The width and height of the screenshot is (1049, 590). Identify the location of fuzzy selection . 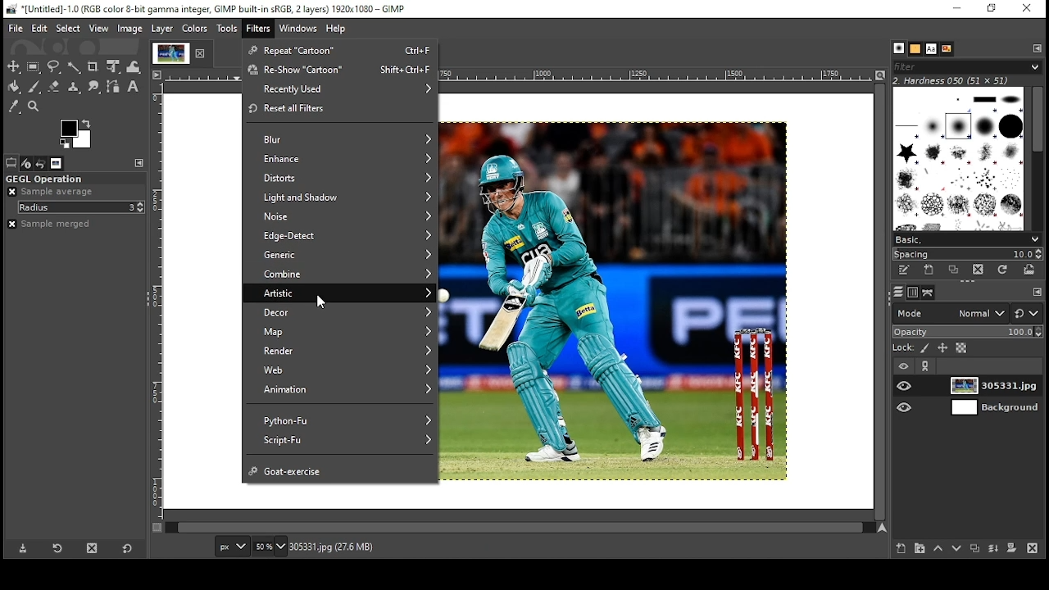
(74, 67).